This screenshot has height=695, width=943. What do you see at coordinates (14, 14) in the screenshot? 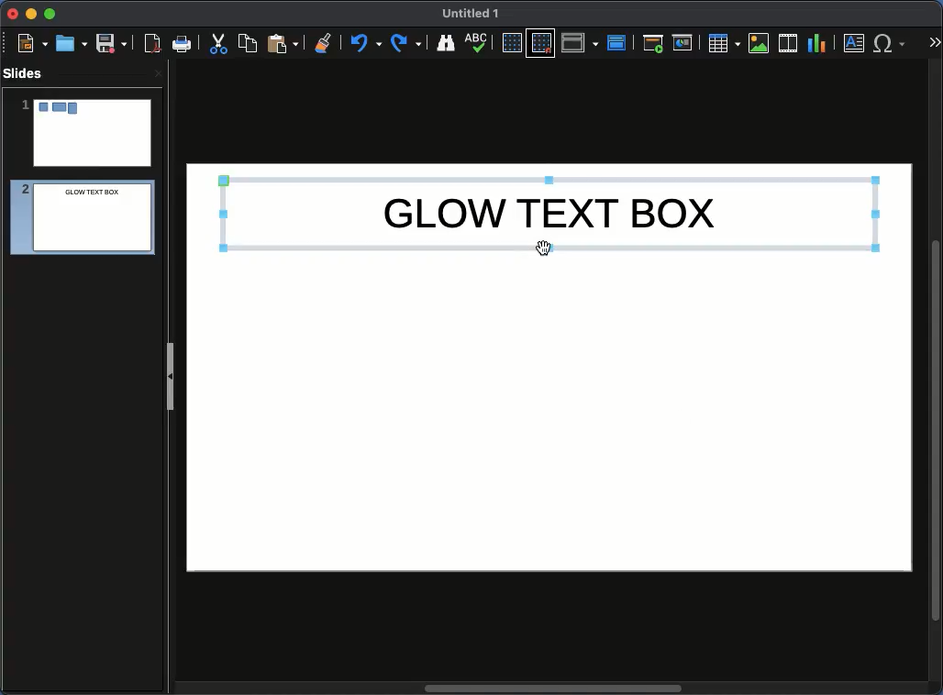
I see `Close` at bounding box center [14, 14].